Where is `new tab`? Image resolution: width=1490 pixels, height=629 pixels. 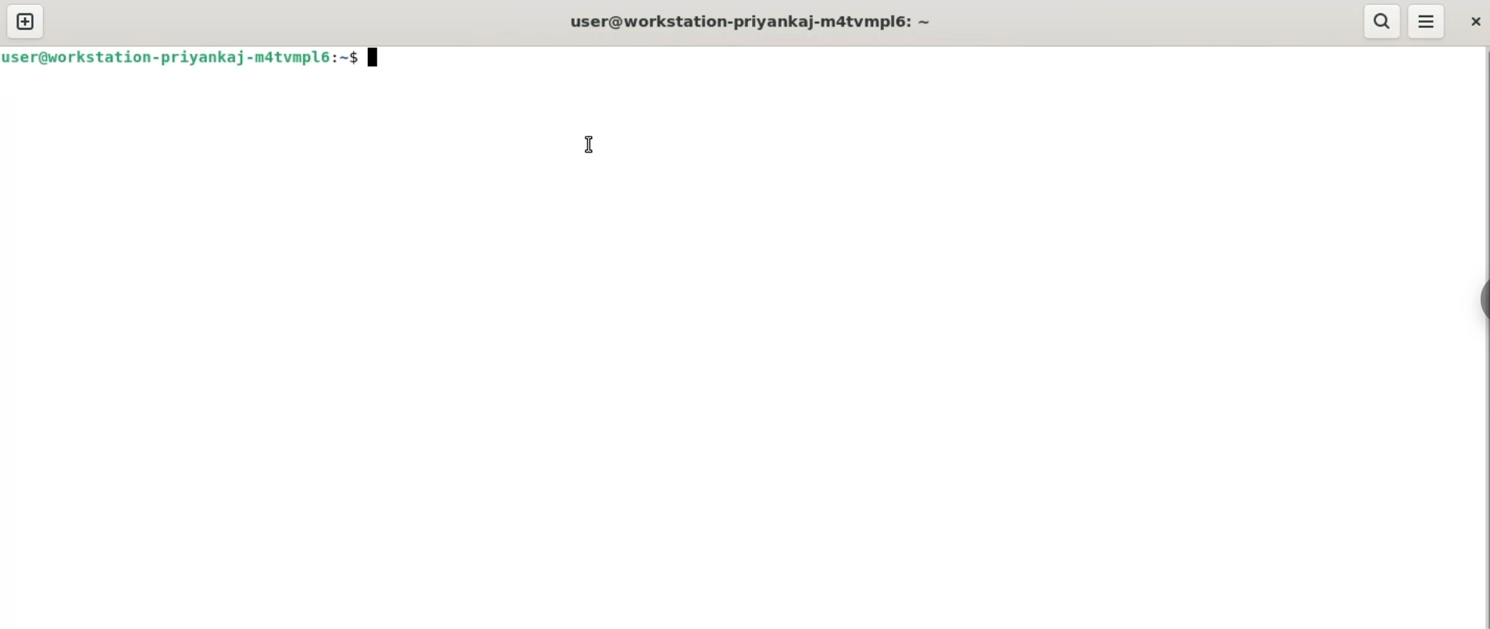
new tab is located at coordinates (27, 22).